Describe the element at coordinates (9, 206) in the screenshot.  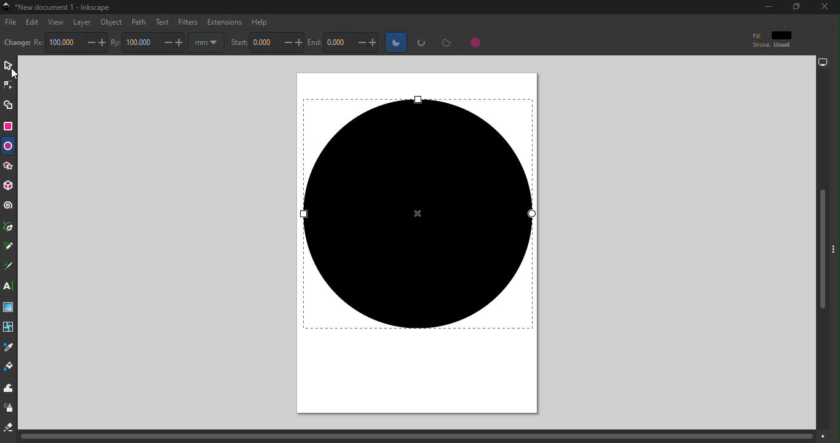
I see `Spiral tool` at that location.